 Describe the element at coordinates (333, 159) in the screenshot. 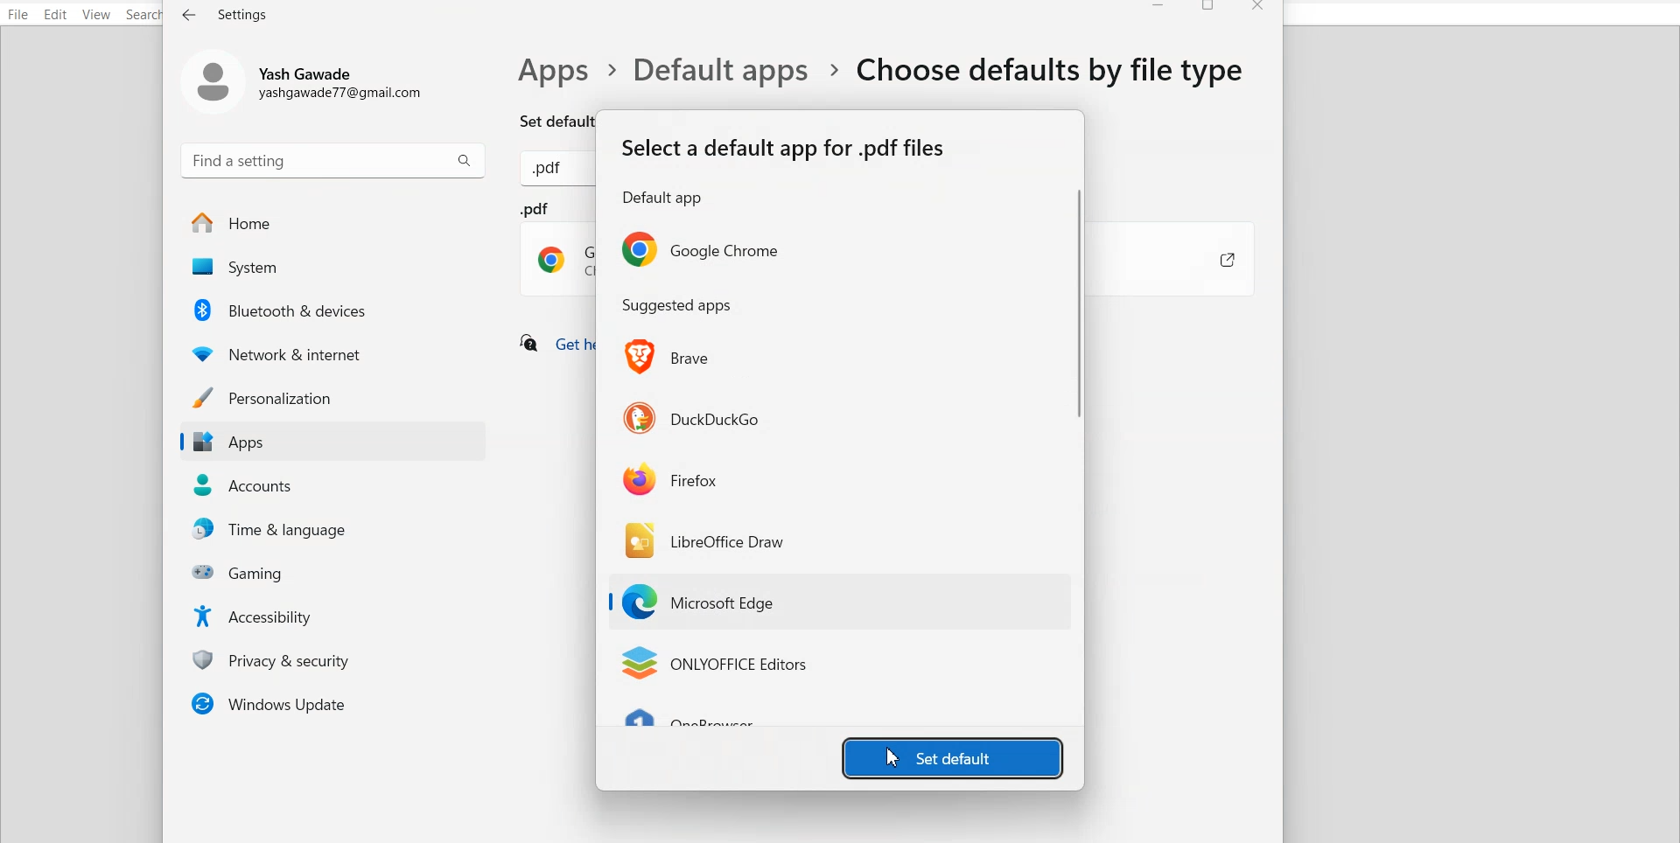

I see `Search bar` at that location.